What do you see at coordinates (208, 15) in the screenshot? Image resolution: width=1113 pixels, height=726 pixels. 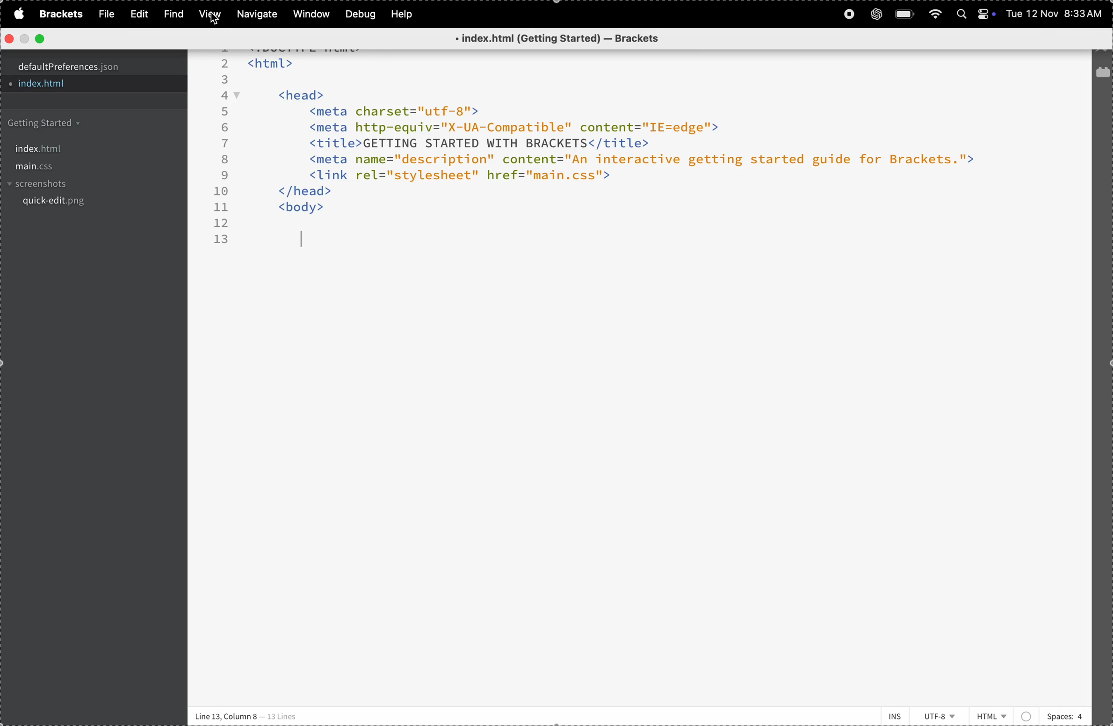 I see `view` at bounding box center [208, 15].